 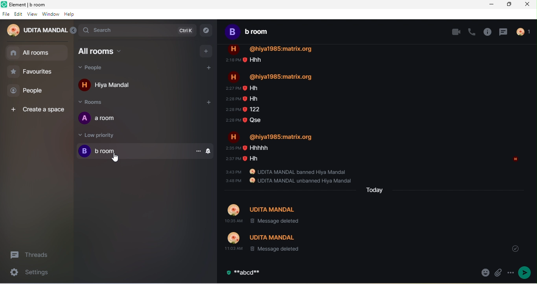 I want to click on all rooms, so click(x=105, y=51).